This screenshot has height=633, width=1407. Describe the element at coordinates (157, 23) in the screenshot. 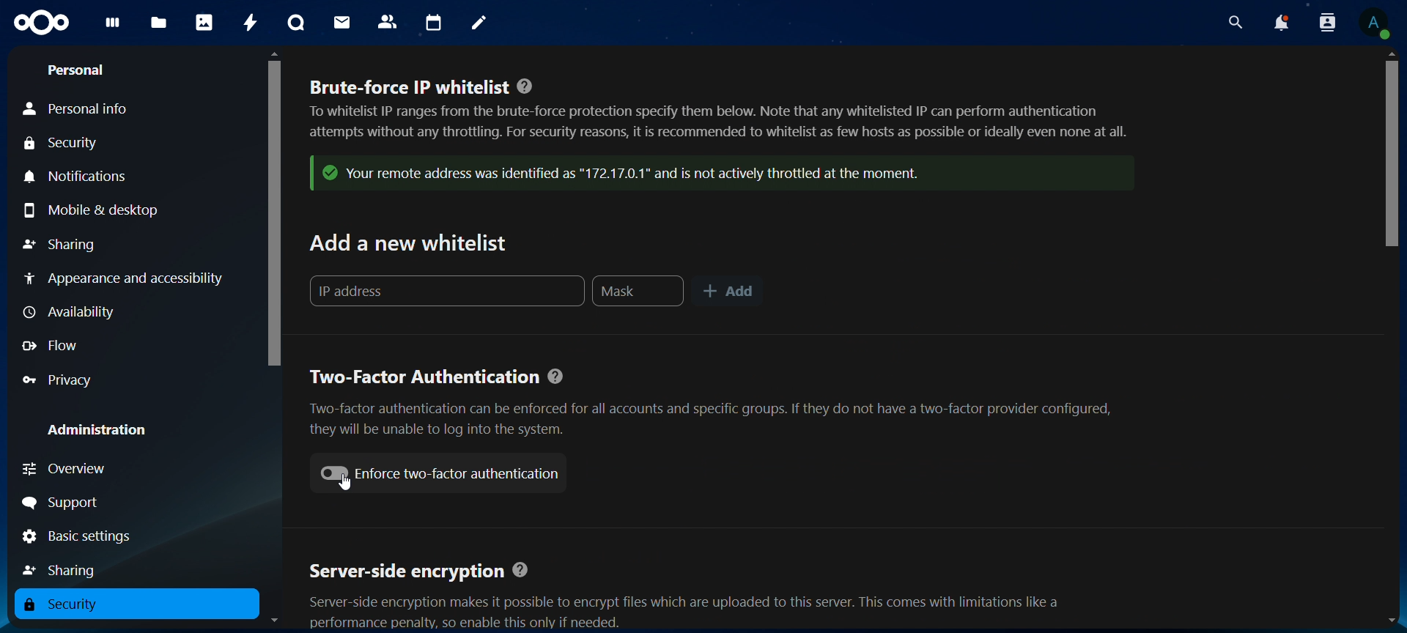

I see `files` at that location.